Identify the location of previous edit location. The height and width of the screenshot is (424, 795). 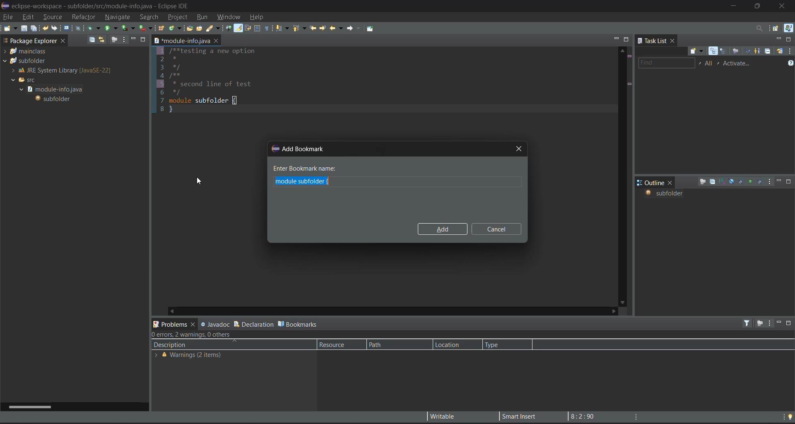
(313, 28).